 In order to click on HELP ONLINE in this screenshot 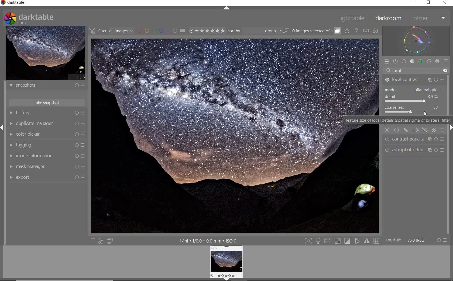, I will do `click(356, 31)`.